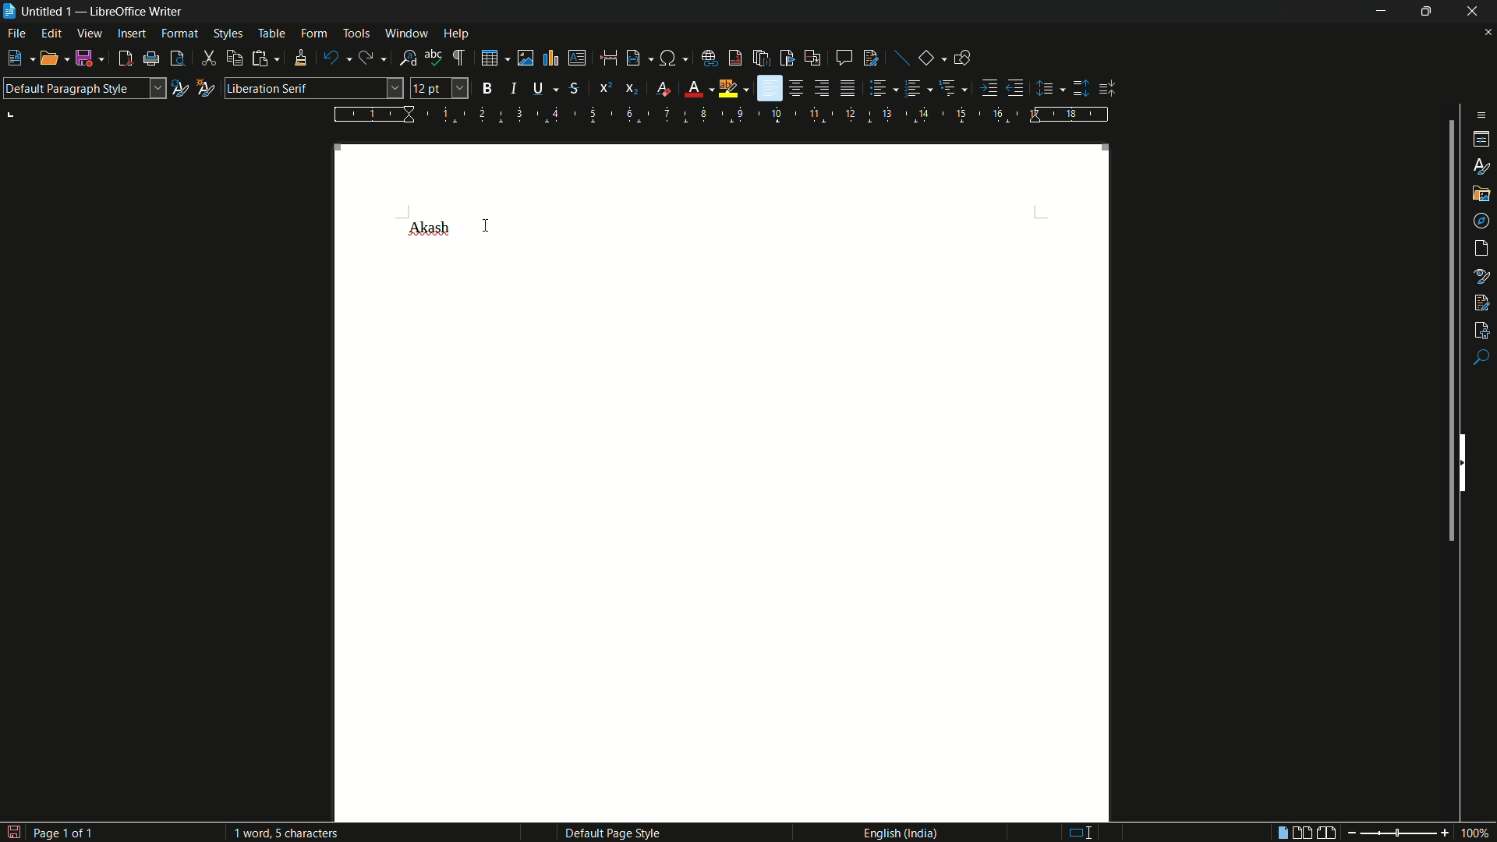 The width and height of the screenshot is (1497, 842). What do you see at coordinates (409, 58) in the screenshot?
I see `find and replace` at bounding box center [409, 58].